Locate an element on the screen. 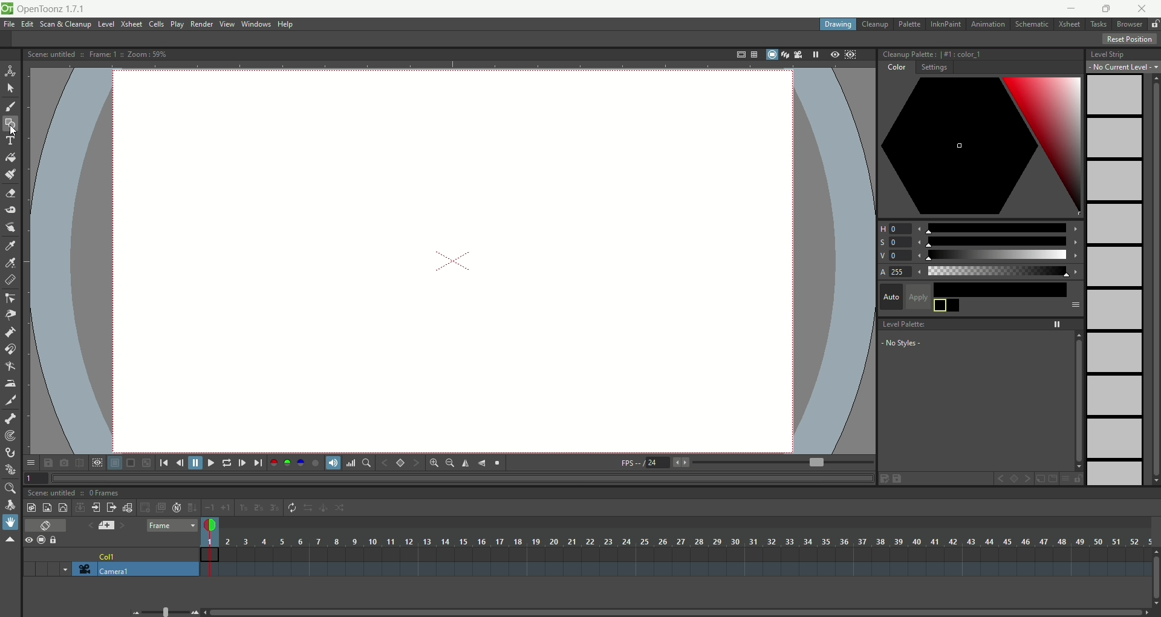 The image size is (1161, 617). toggle onion skin is located at coordinates (209, 526).